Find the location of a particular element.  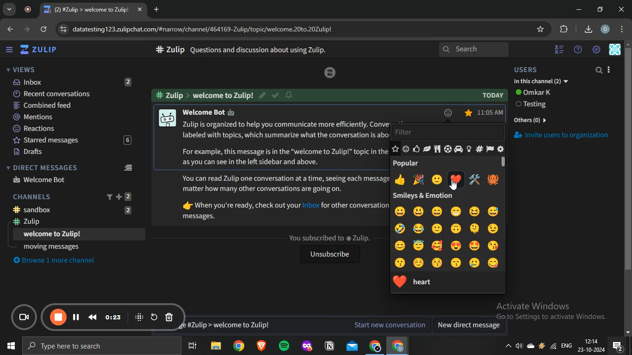

heart is located at coordinates (455, 179).